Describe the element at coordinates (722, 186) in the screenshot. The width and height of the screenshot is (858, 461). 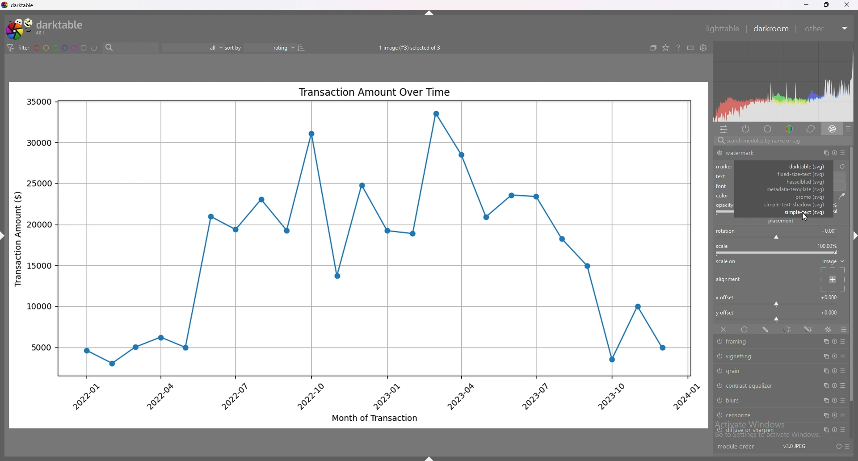
I see `font` at that location.